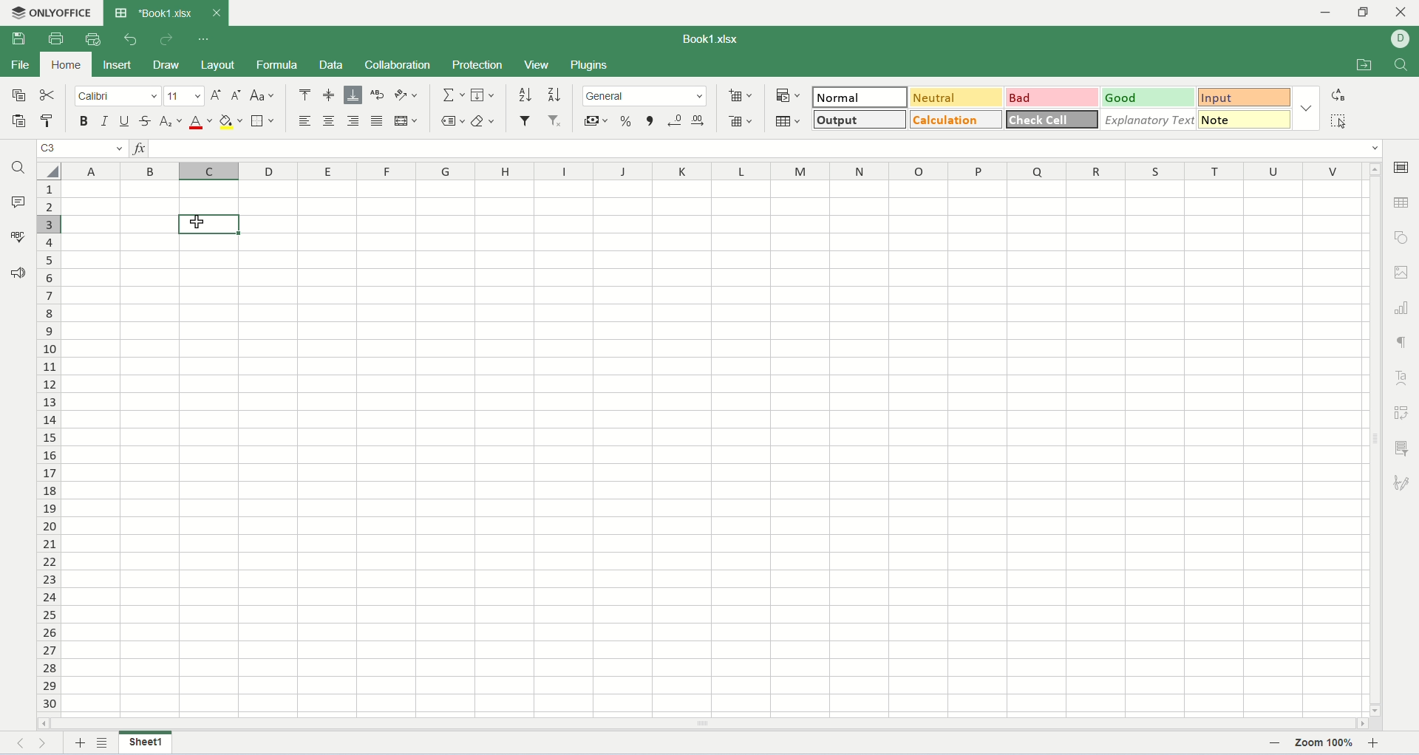 This screenshot has height=755, width=1419. Describe the element at coordinates (479, 64) in the screenshot. I see `protection` at that location.